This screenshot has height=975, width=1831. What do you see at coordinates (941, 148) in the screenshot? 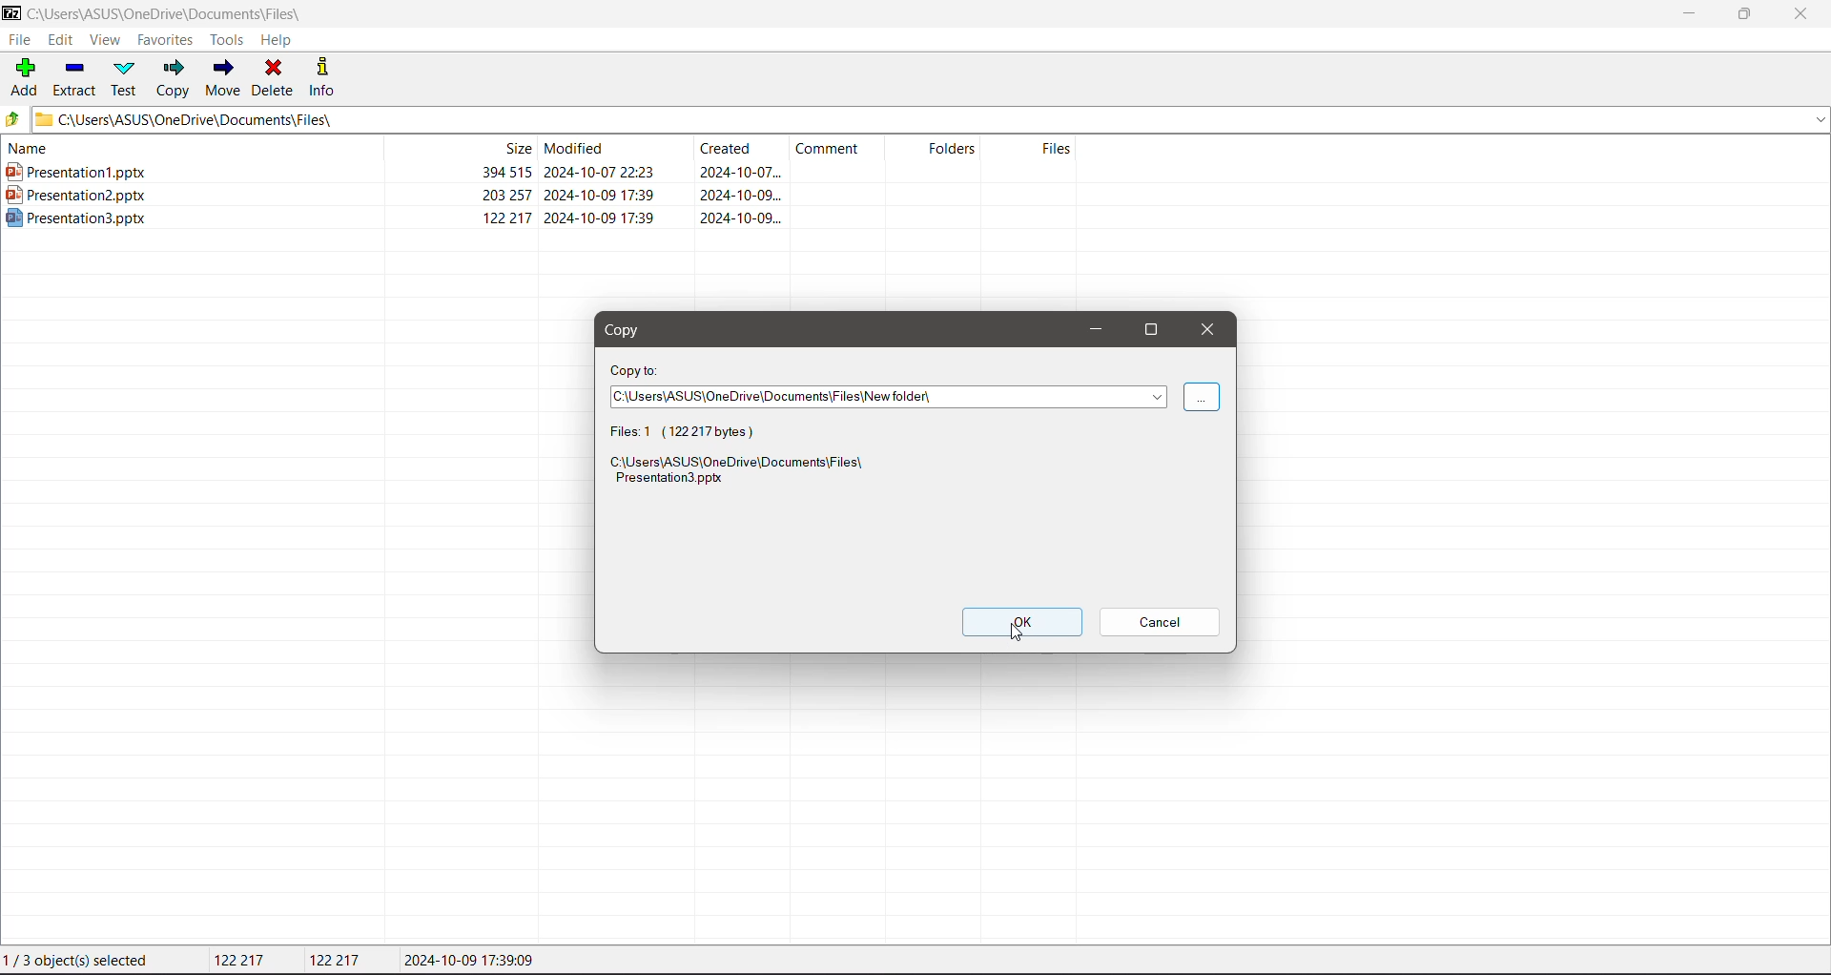
I see `Folders` at bounding box center [941, 148].